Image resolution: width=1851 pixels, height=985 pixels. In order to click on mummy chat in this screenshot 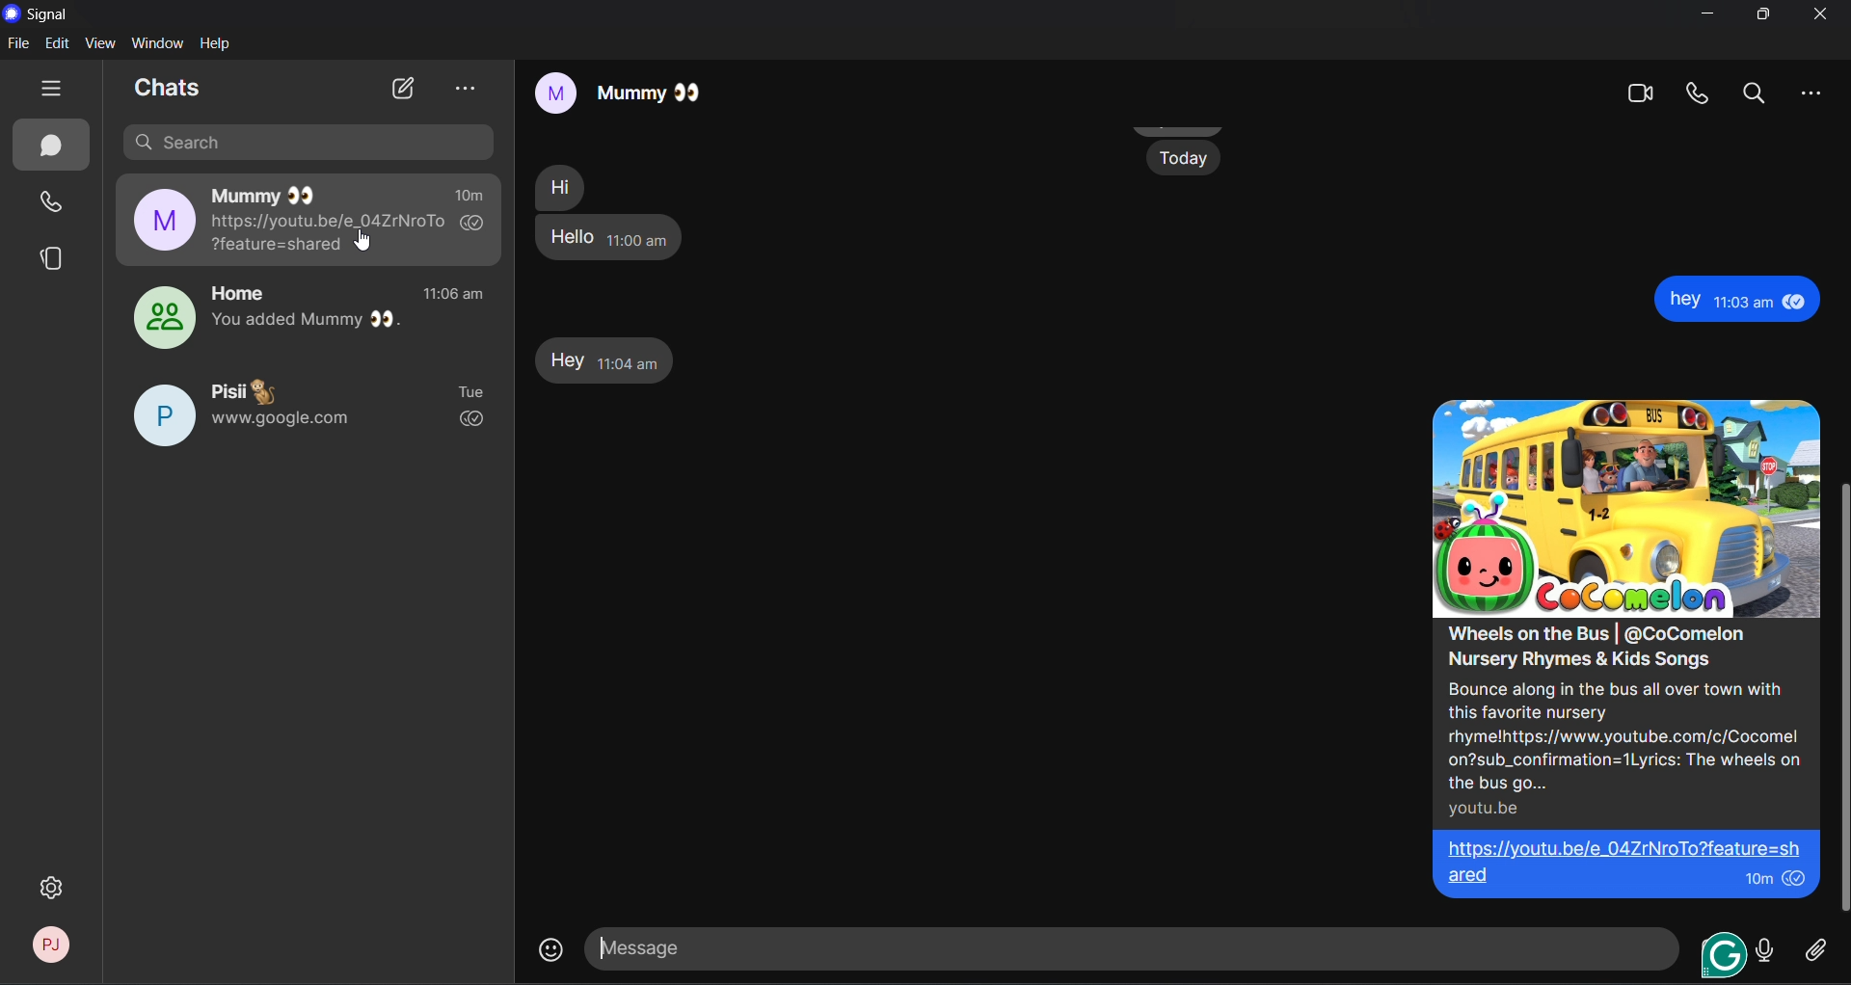, I will do `click(620, 95)`.